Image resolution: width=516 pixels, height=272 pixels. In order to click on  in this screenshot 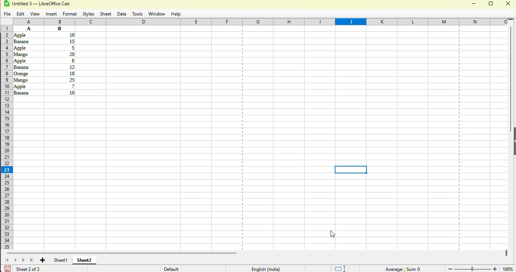, I will do `click(28, 67)`.